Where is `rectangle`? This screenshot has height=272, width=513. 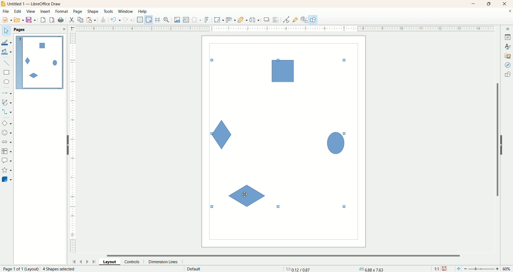
rectangle is located at coordinates (7, 73).